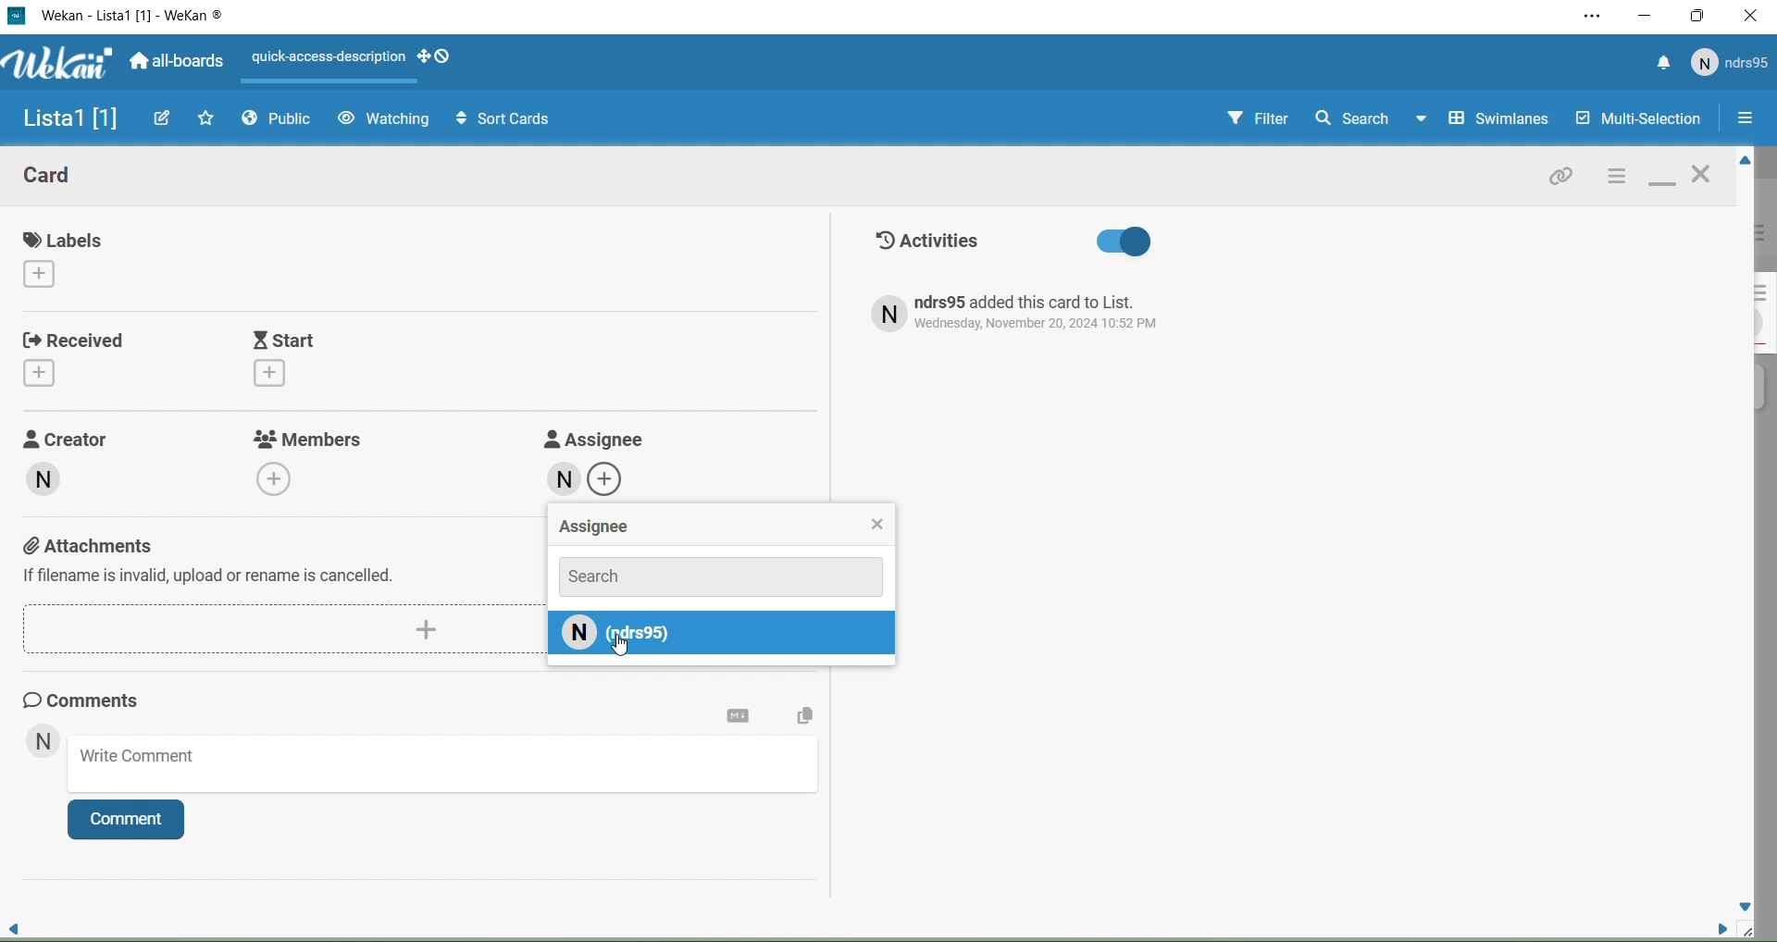 Image resolution: width=1777 pixels, height=942 pixels. Describe the element at coordinates (334, 359) in the screenshot. I see `Start` at that location.